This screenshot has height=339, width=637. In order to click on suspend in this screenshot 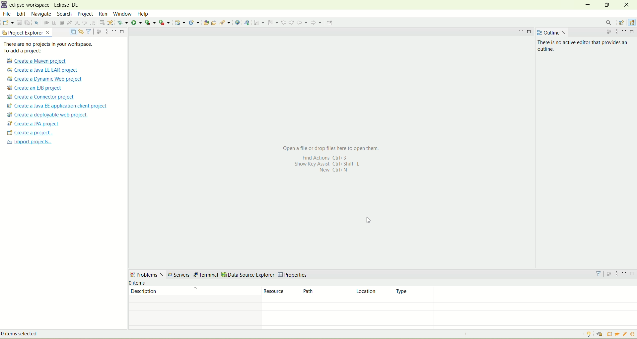, I will do `click(80, 23)`.